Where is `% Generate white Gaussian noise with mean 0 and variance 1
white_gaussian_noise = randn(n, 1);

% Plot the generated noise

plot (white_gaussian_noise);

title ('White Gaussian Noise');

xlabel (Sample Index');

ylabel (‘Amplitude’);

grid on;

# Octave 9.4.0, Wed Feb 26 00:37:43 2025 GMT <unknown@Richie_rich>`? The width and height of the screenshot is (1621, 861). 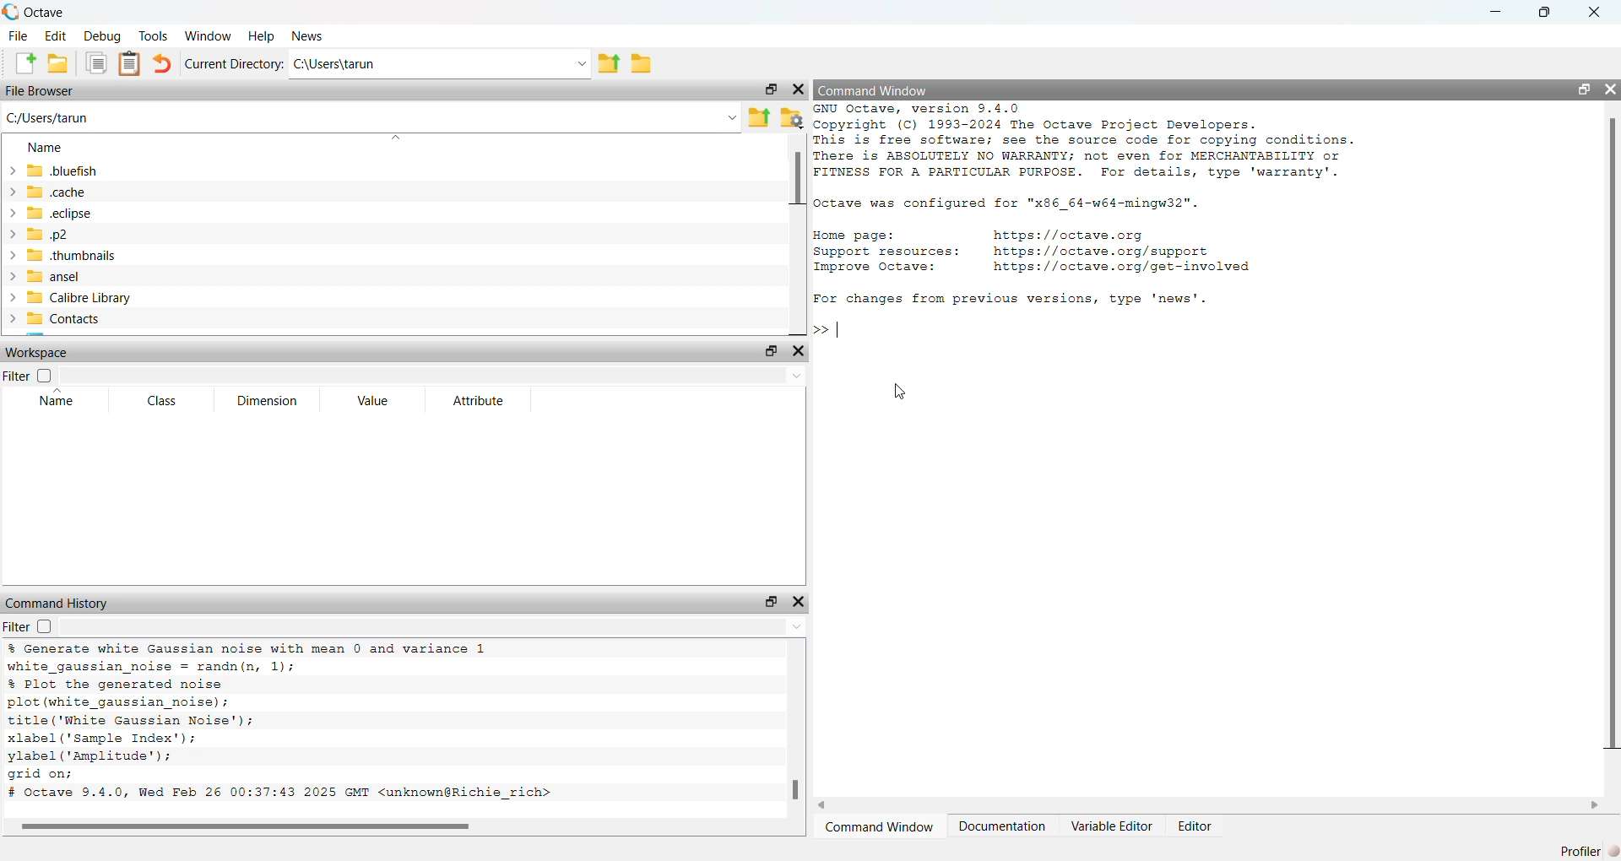 % Generate white Gaussian noise with mean 0 and variance 1
white_gaussian_noise = randn(n, 1);

% Plot the generated noise

plot (white_gaussian_noise);

title ('White Gaussian Noise');

xlabel (Sample Index');

ylabel (‘Amplitude’);

grid on;

# Octave 9.4.0, Wed Feb 26 00:37:43 2025 GMT <unknown@Richie_rich> is located at coordinates (297, 722).